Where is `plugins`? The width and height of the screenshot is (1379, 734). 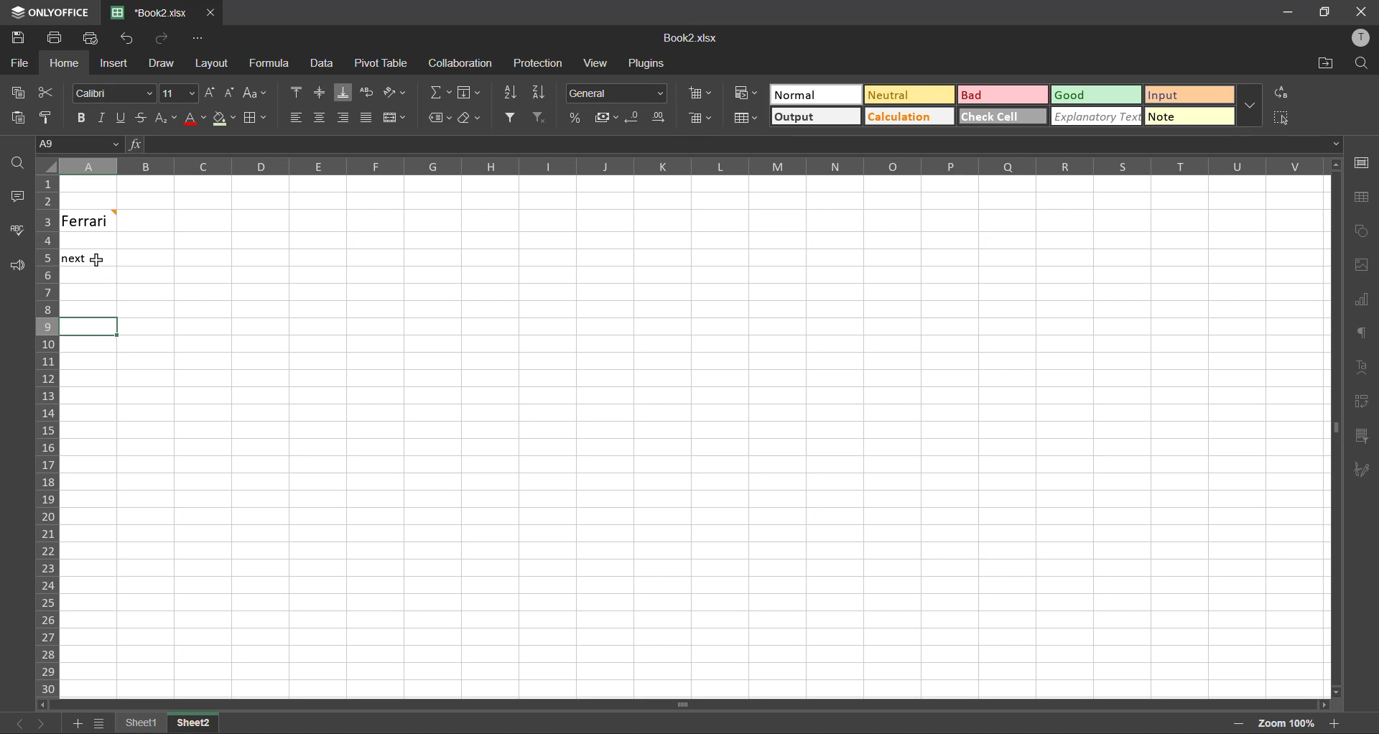
plugins is located at coordinates (647, 65).